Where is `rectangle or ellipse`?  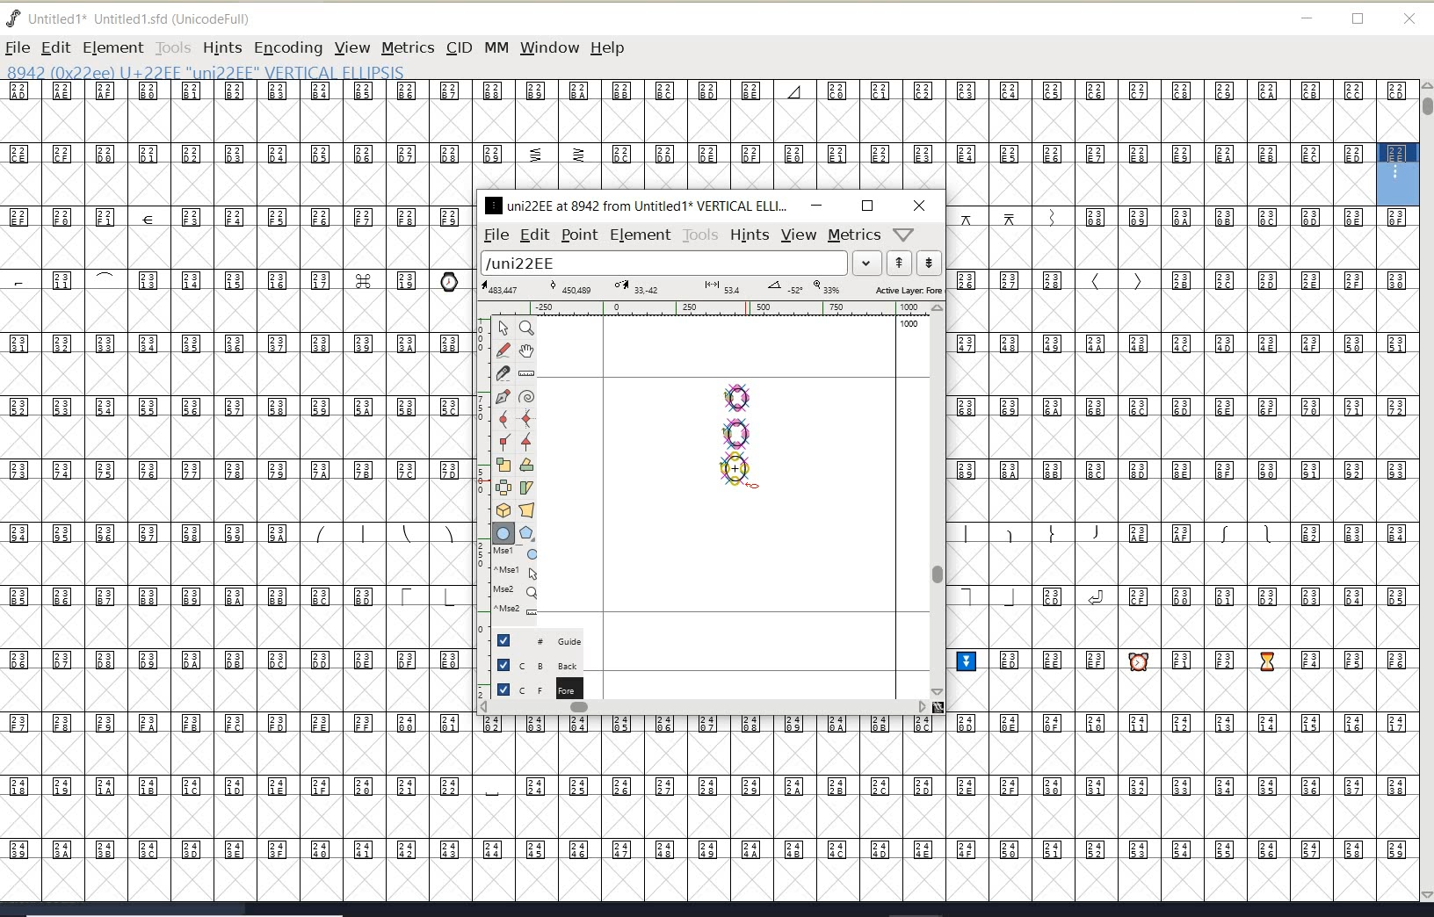
rectangle or ellipse is located at coordinates (504, 534).